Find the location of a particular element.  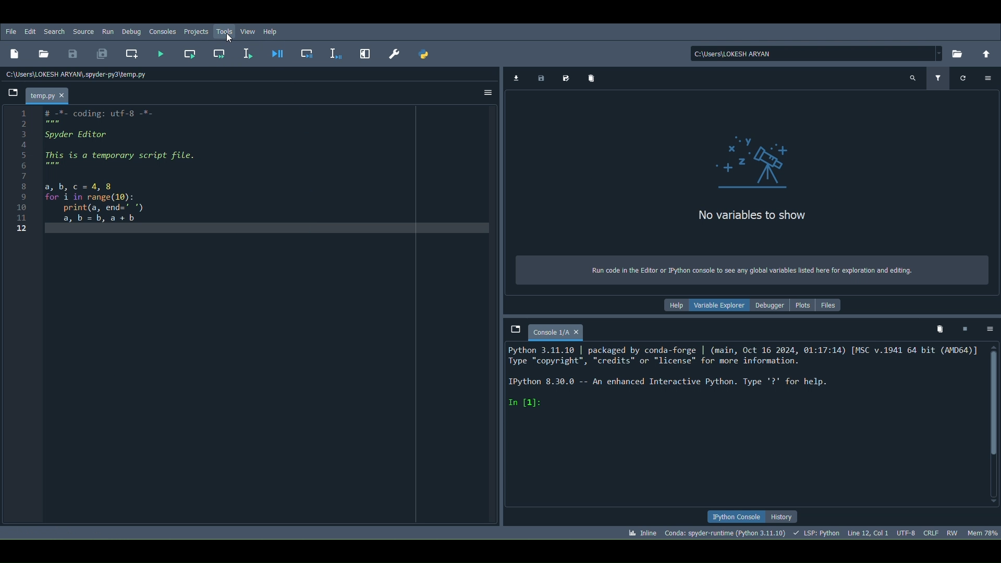

Options is located at coordinates (989, 77).